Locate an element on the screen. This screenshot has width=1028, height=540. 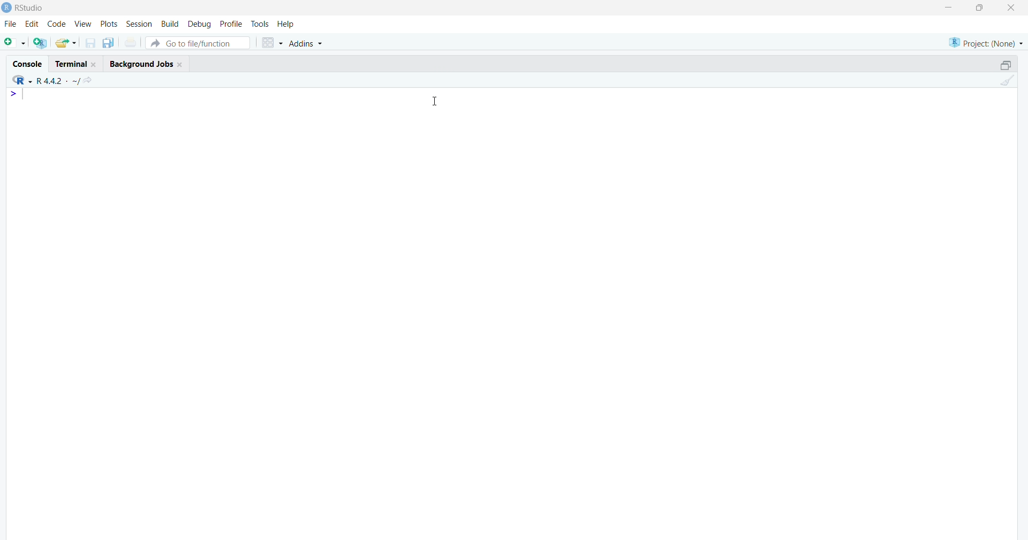
grid view is located at coordinates (271, 42).